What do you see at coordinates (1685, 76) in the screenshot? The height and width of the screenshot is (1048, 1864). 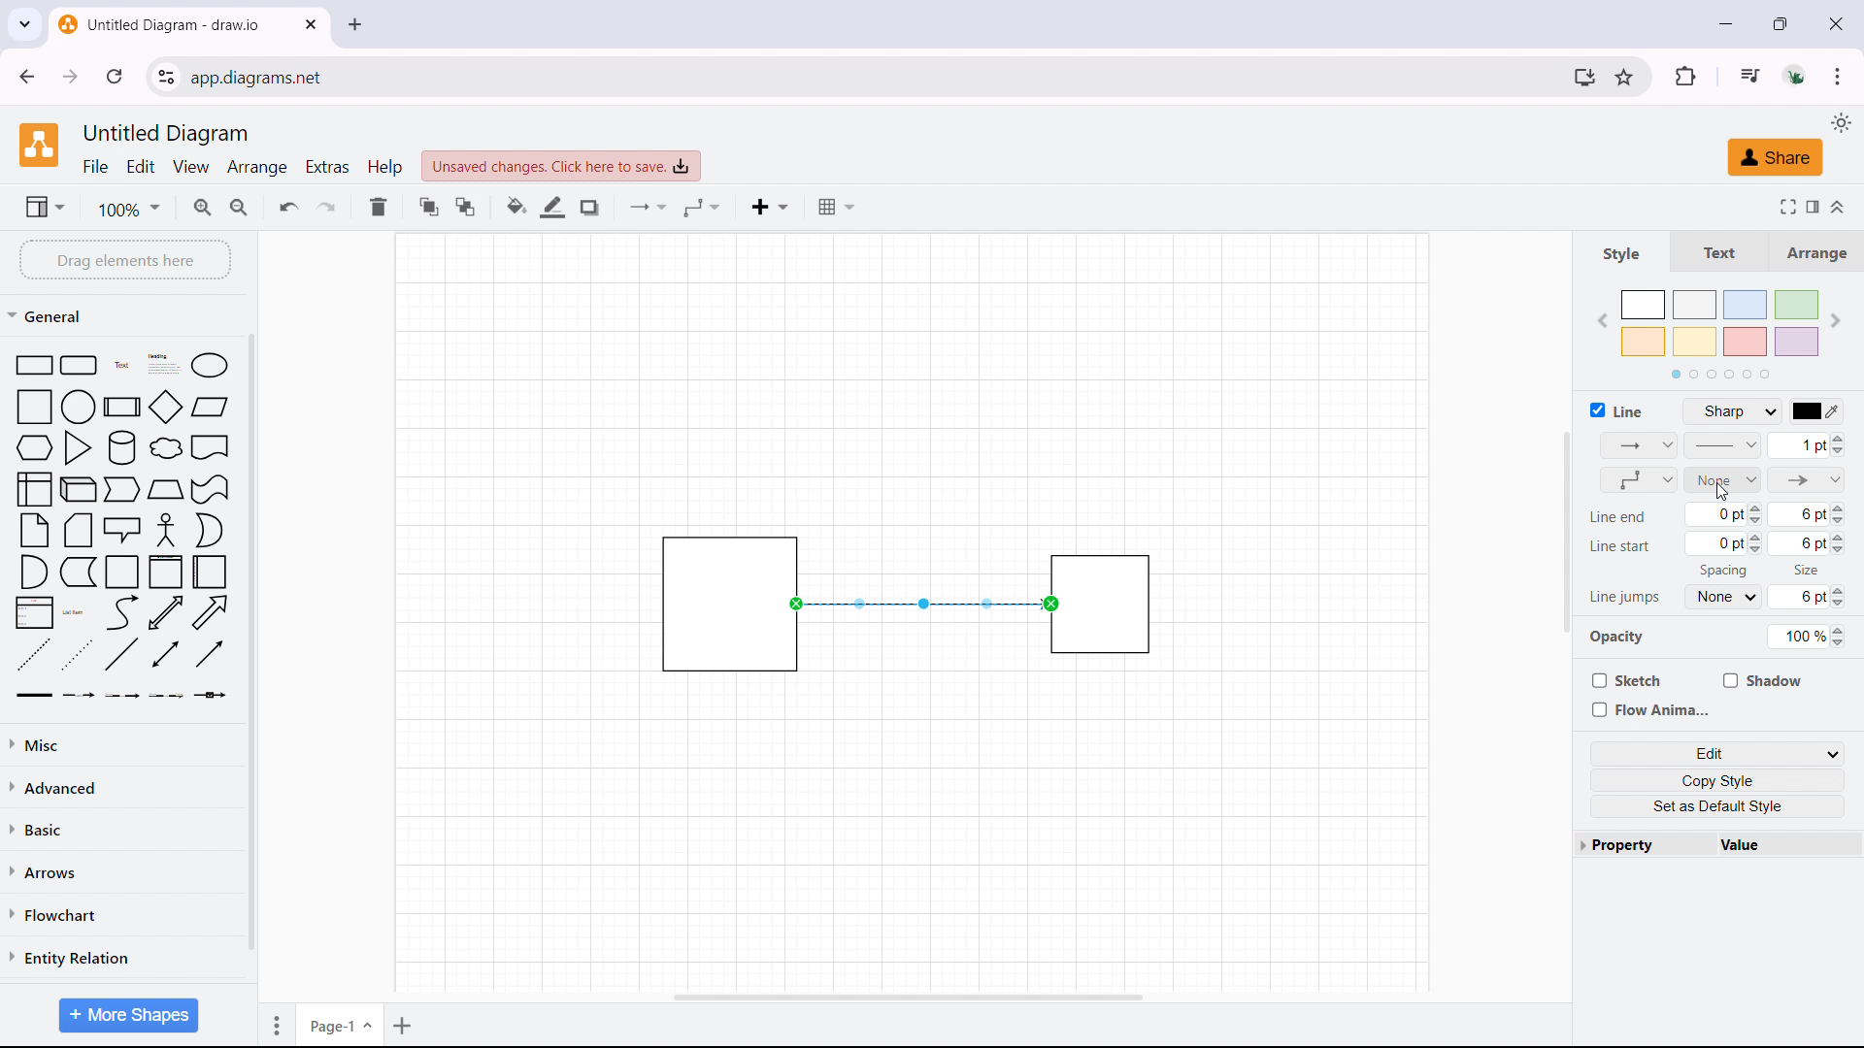 I see `extensions` at bounding box center [1685, 76].